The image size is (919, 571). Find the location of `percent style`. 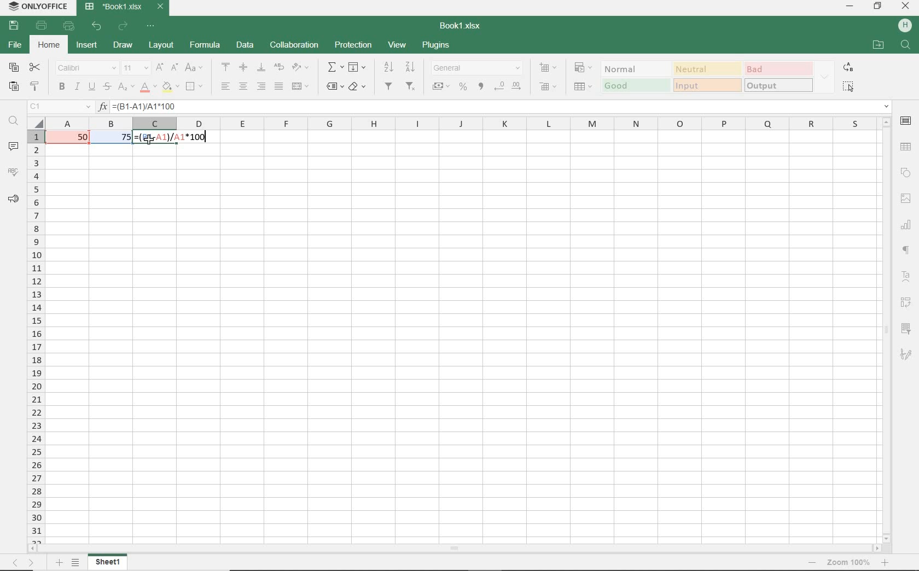

percent style is located at coordinates (464, 88).